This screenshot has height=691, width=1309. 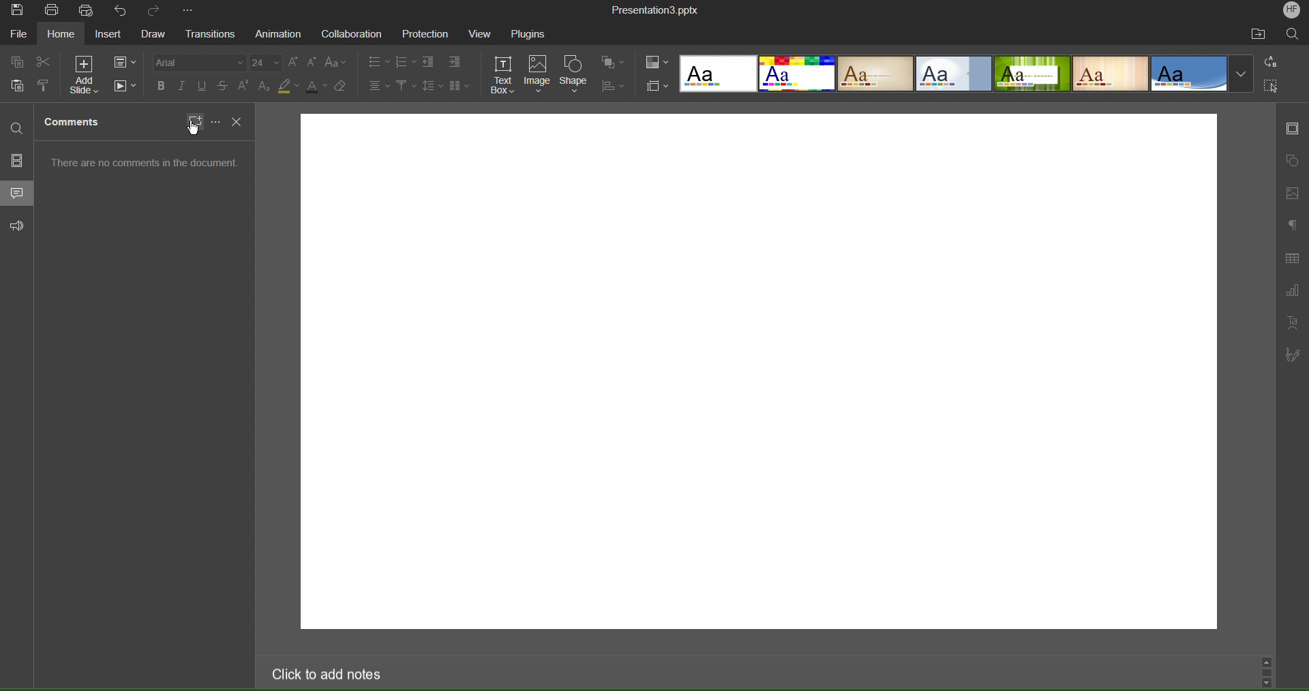 What do you see at coordinates (1292, 292) in the screenshot?
I see `Graph Settings` at bounding box center [1292, 292].